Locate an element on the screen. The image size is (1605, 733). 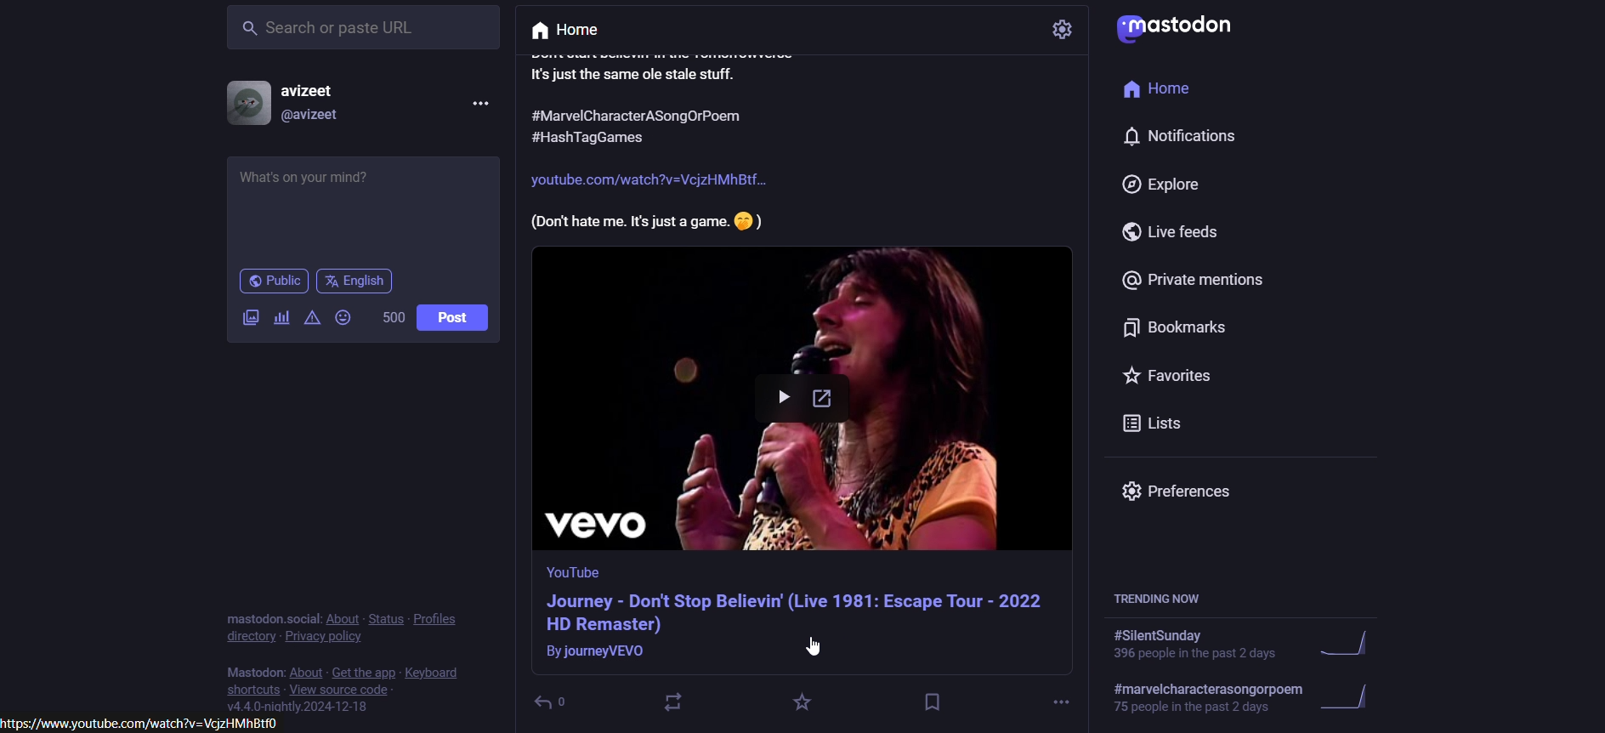
bookmarks is located at coordinates (1189, 327).